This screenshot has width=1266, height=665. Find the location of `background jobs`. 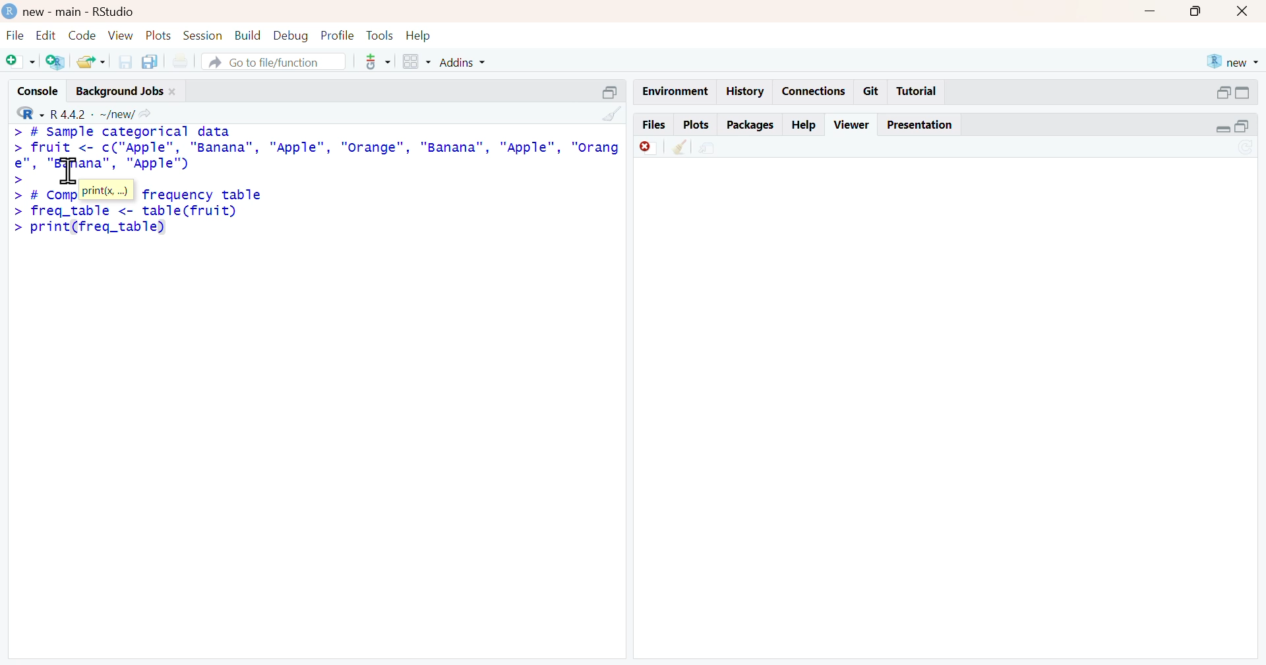

background jobs is located at coordinates (126, 92).